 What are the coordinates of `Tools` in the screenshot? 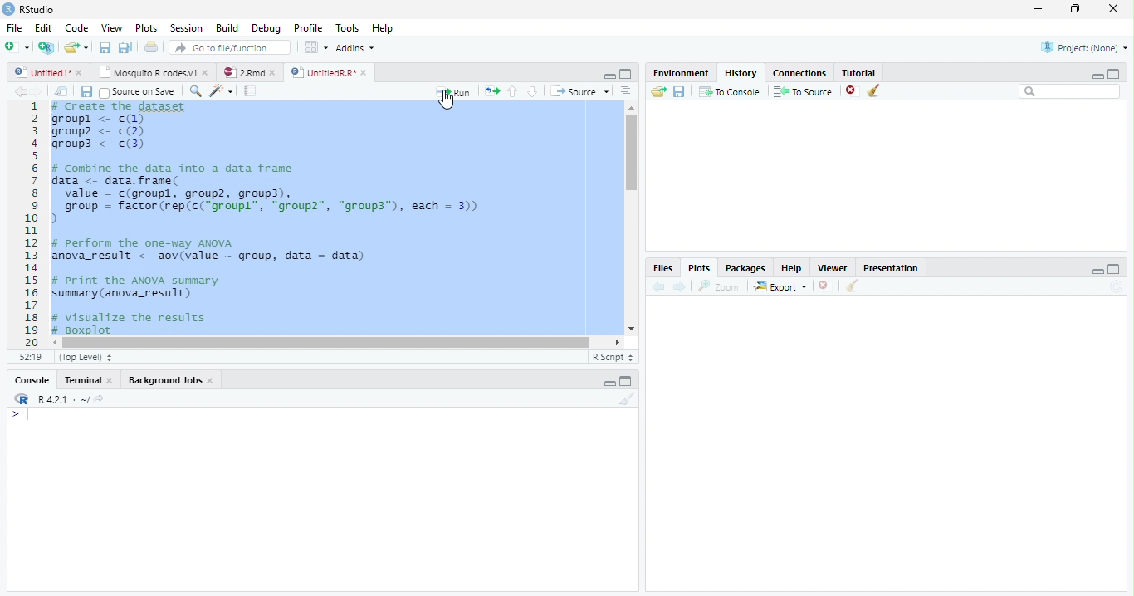 It's located at (349, 27).